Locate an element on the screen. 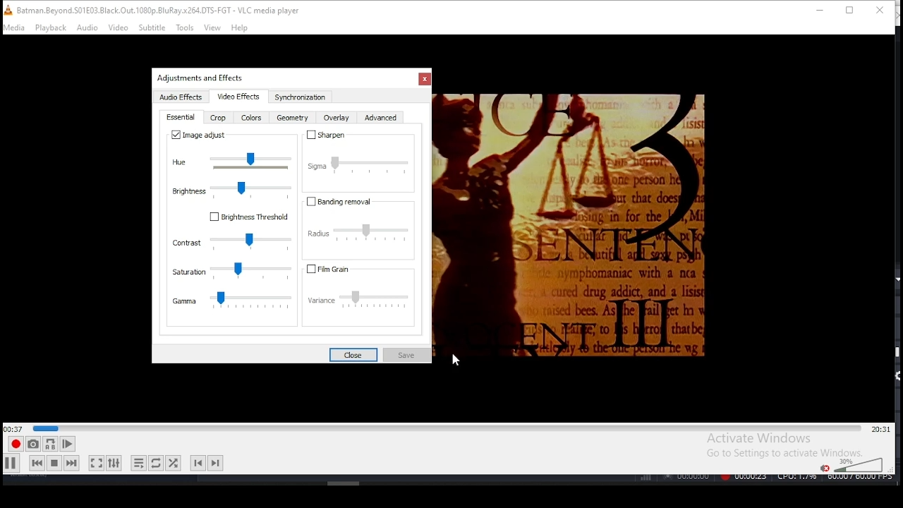 This screenshot has height=508, width=903.  is located at coordinates (765, 479).